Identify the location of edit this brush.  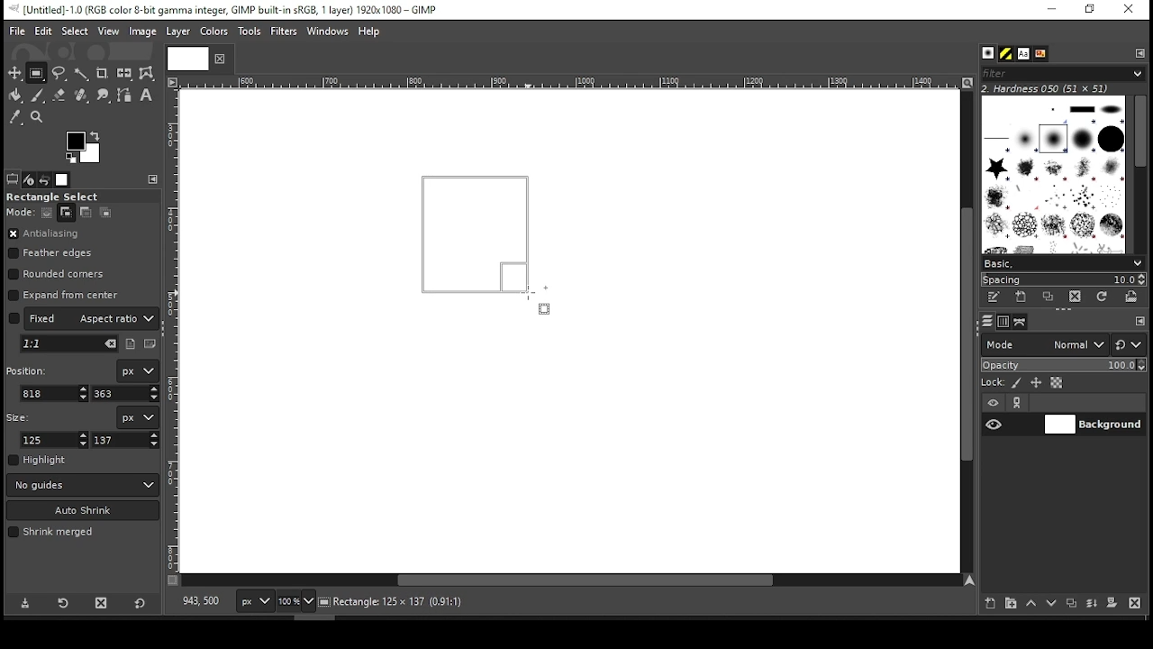
(993, 298).